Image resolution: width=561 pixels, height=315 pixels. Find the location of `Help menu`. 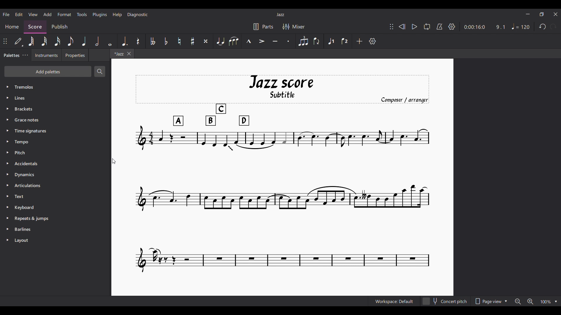

Help menu is located at coordinates (117, 15).